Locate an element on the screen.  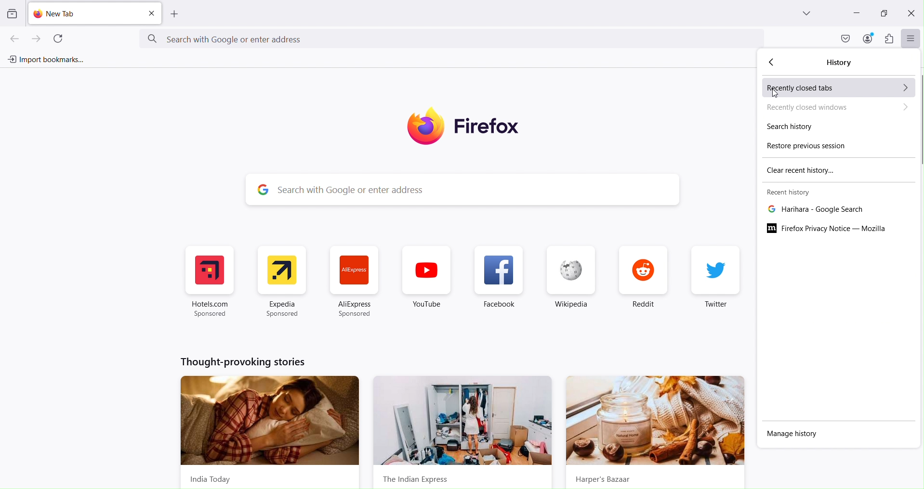
Recently closed inboxes is located at coordinates (839, 107).